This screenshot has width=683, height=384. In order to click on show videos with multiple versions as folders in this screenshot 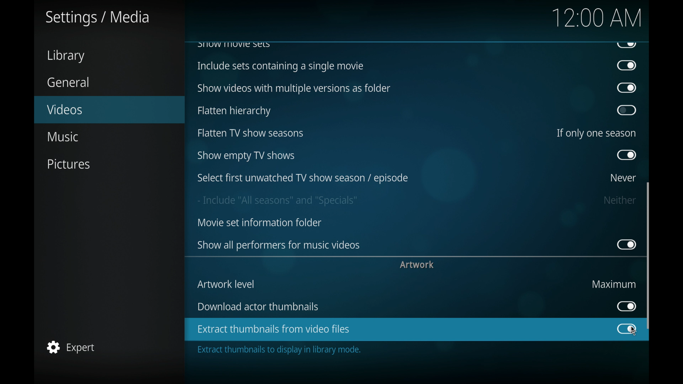, I will do `click(294, 89)`.